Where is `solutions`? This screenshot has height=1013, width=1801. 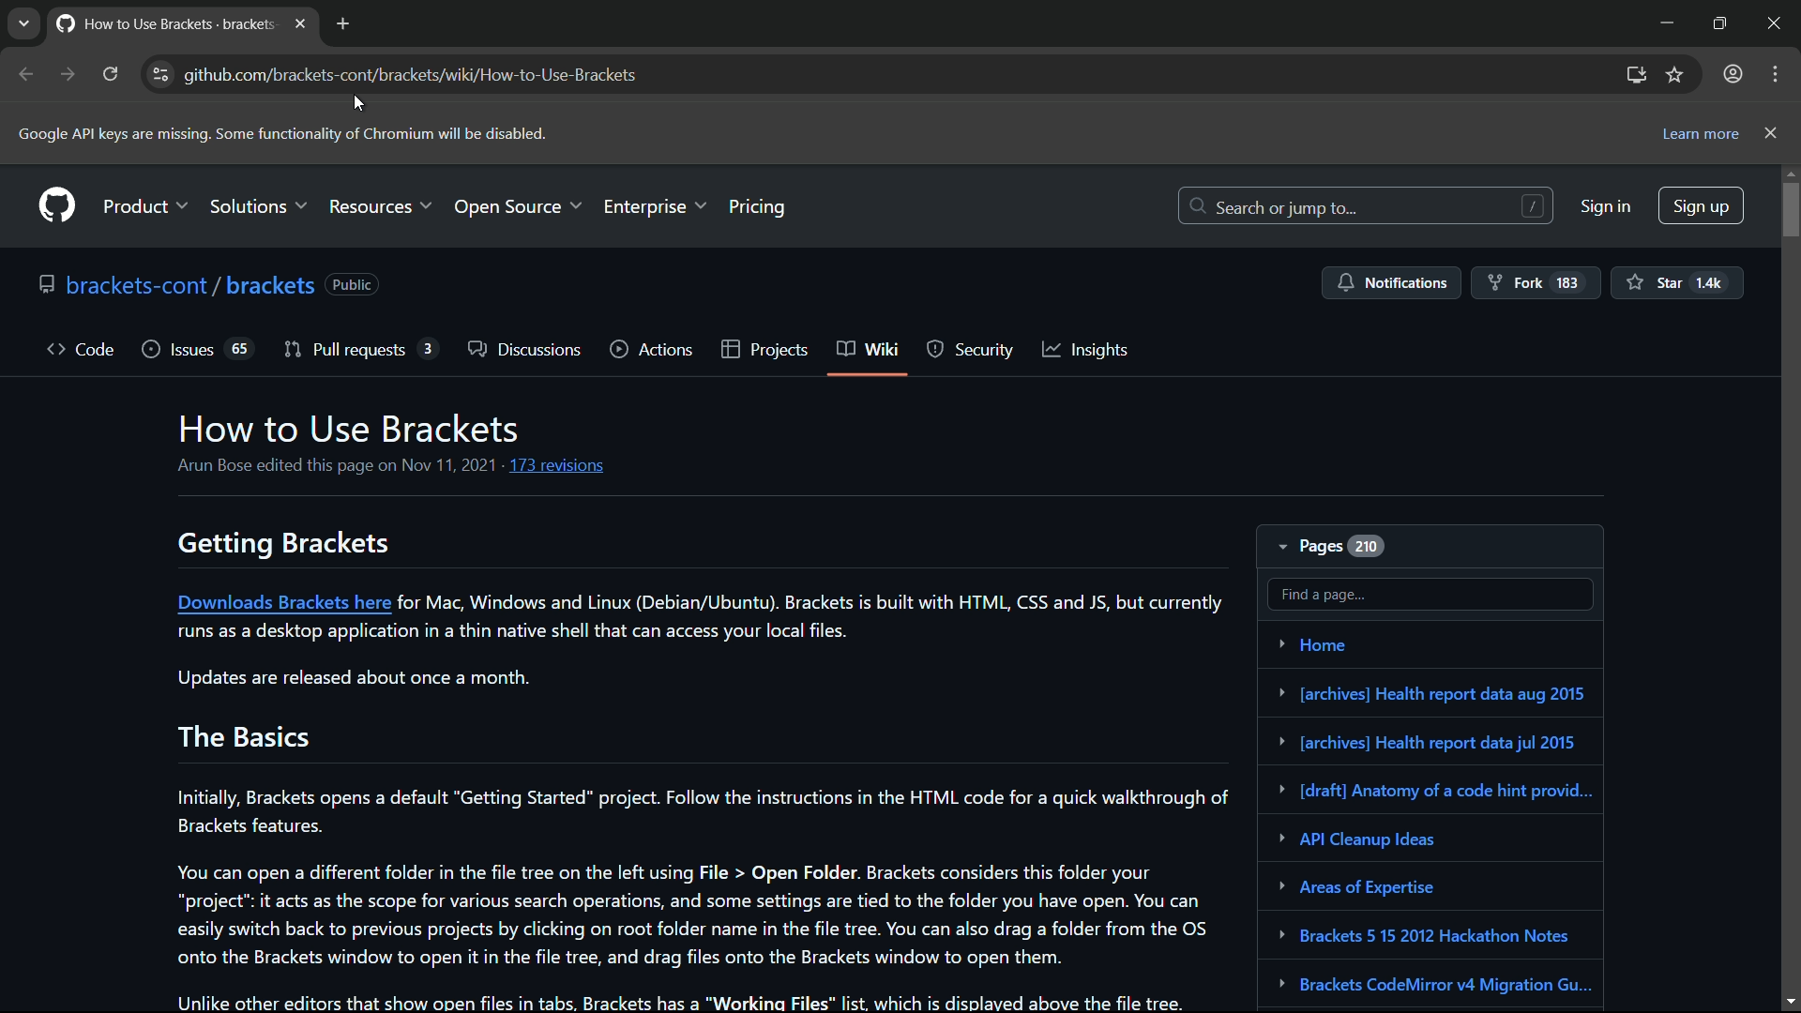
solutions is located at coordinates (256, 206).